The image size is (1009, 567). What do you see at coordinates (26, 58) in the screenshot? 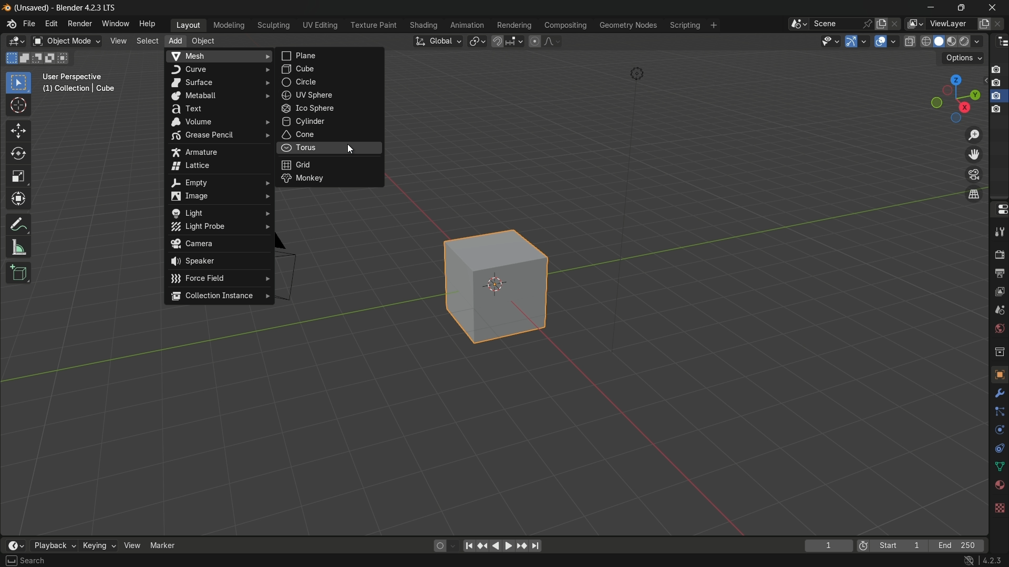
I see `extend existing selection` at bounding box center [26, 58].